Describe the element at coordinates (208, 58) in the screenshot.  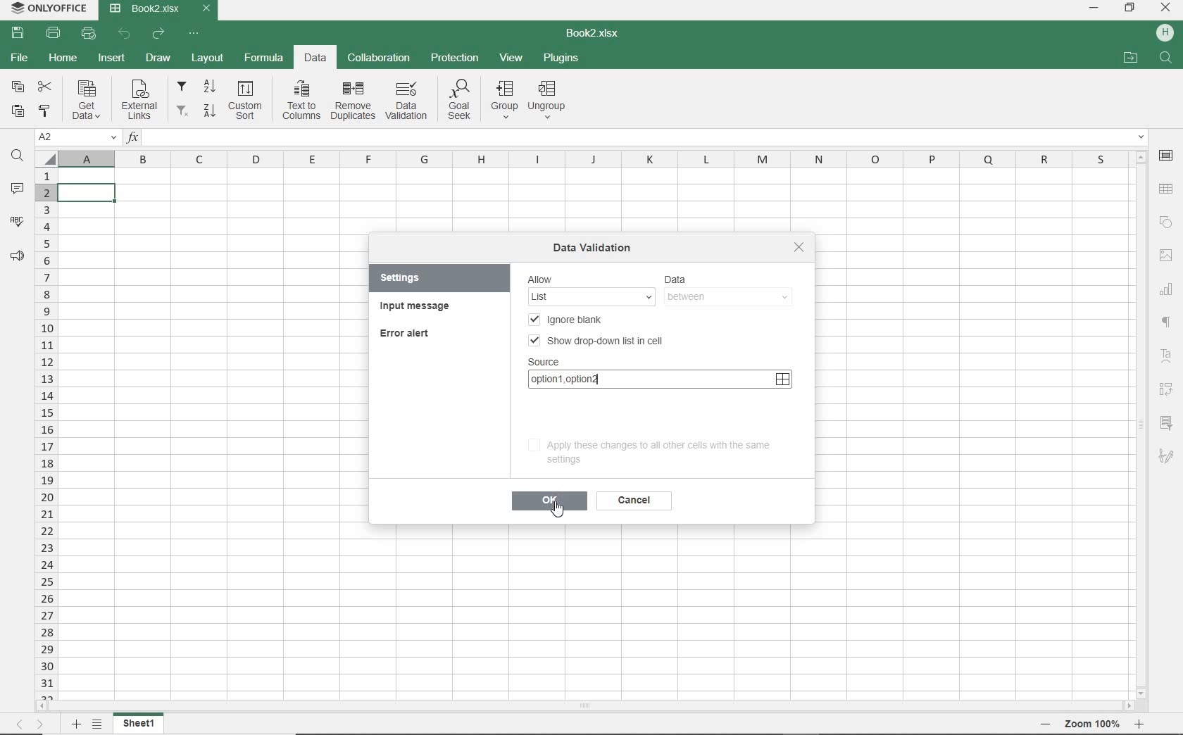
I see `LAYOUT` at that location.